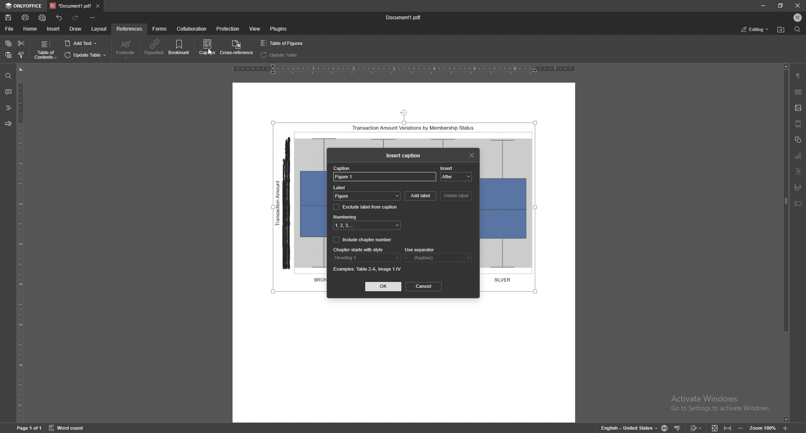 Image resolution: width=806 pixels, height=433 pixels. Describe the element at coordinates (8, 108) in the screenshot. I see `headings` at that location.